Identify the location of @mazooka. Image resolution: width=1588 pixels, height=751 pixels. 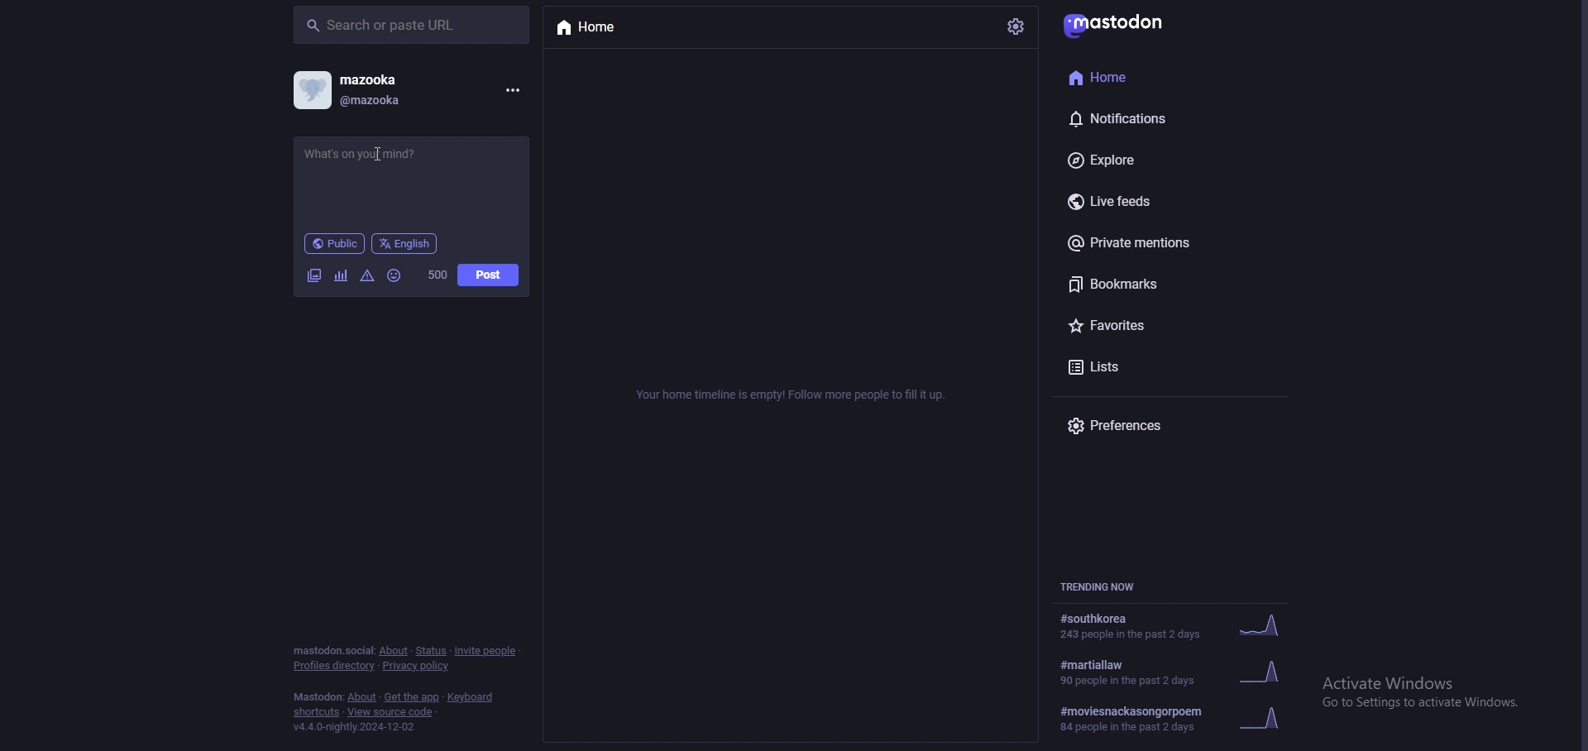
(381, 101).